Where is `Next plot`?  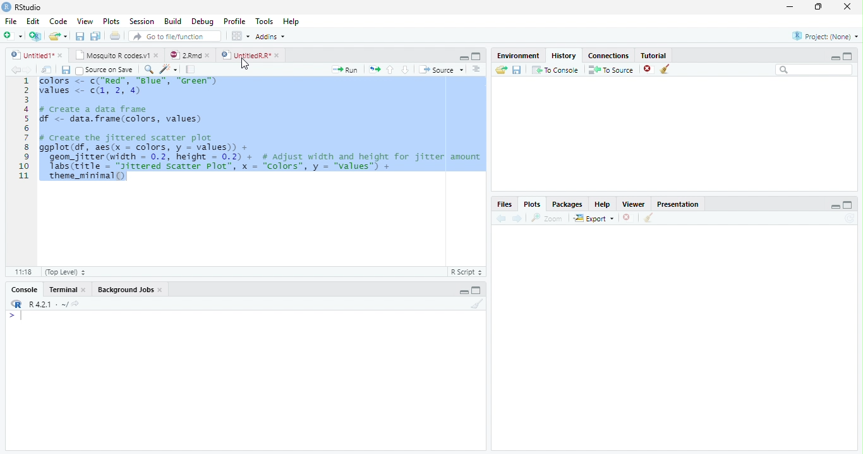
Next plot is located at coordinates (517, 218).